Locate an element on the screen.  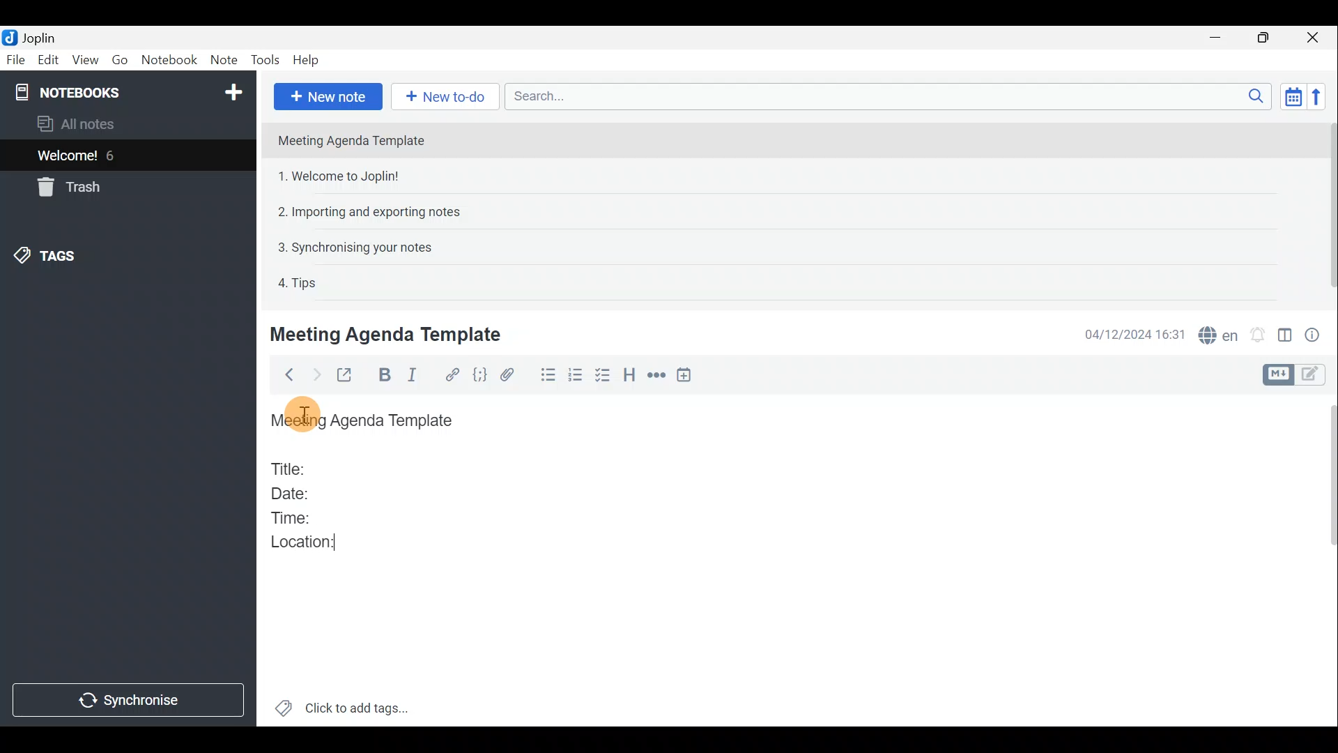
Italic is located at coordinates (417, 375).